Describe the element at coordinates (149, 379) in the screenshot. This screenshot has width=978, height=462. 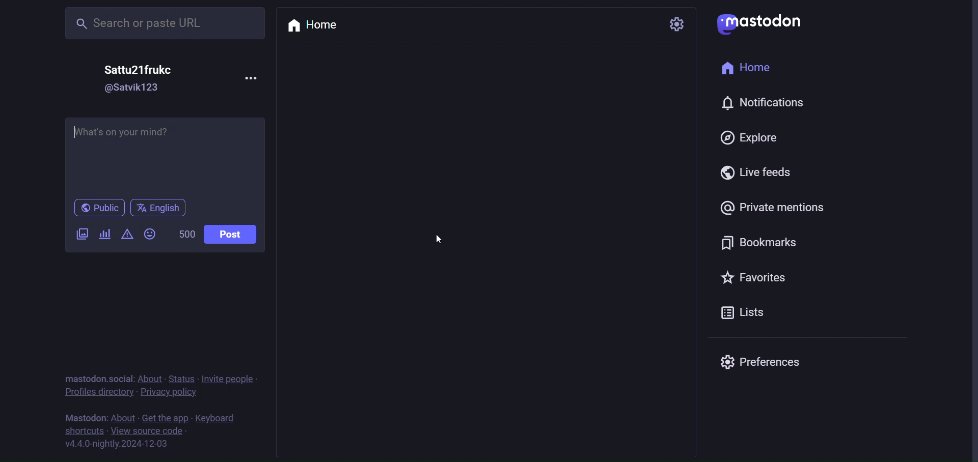
I see `about` at that location.